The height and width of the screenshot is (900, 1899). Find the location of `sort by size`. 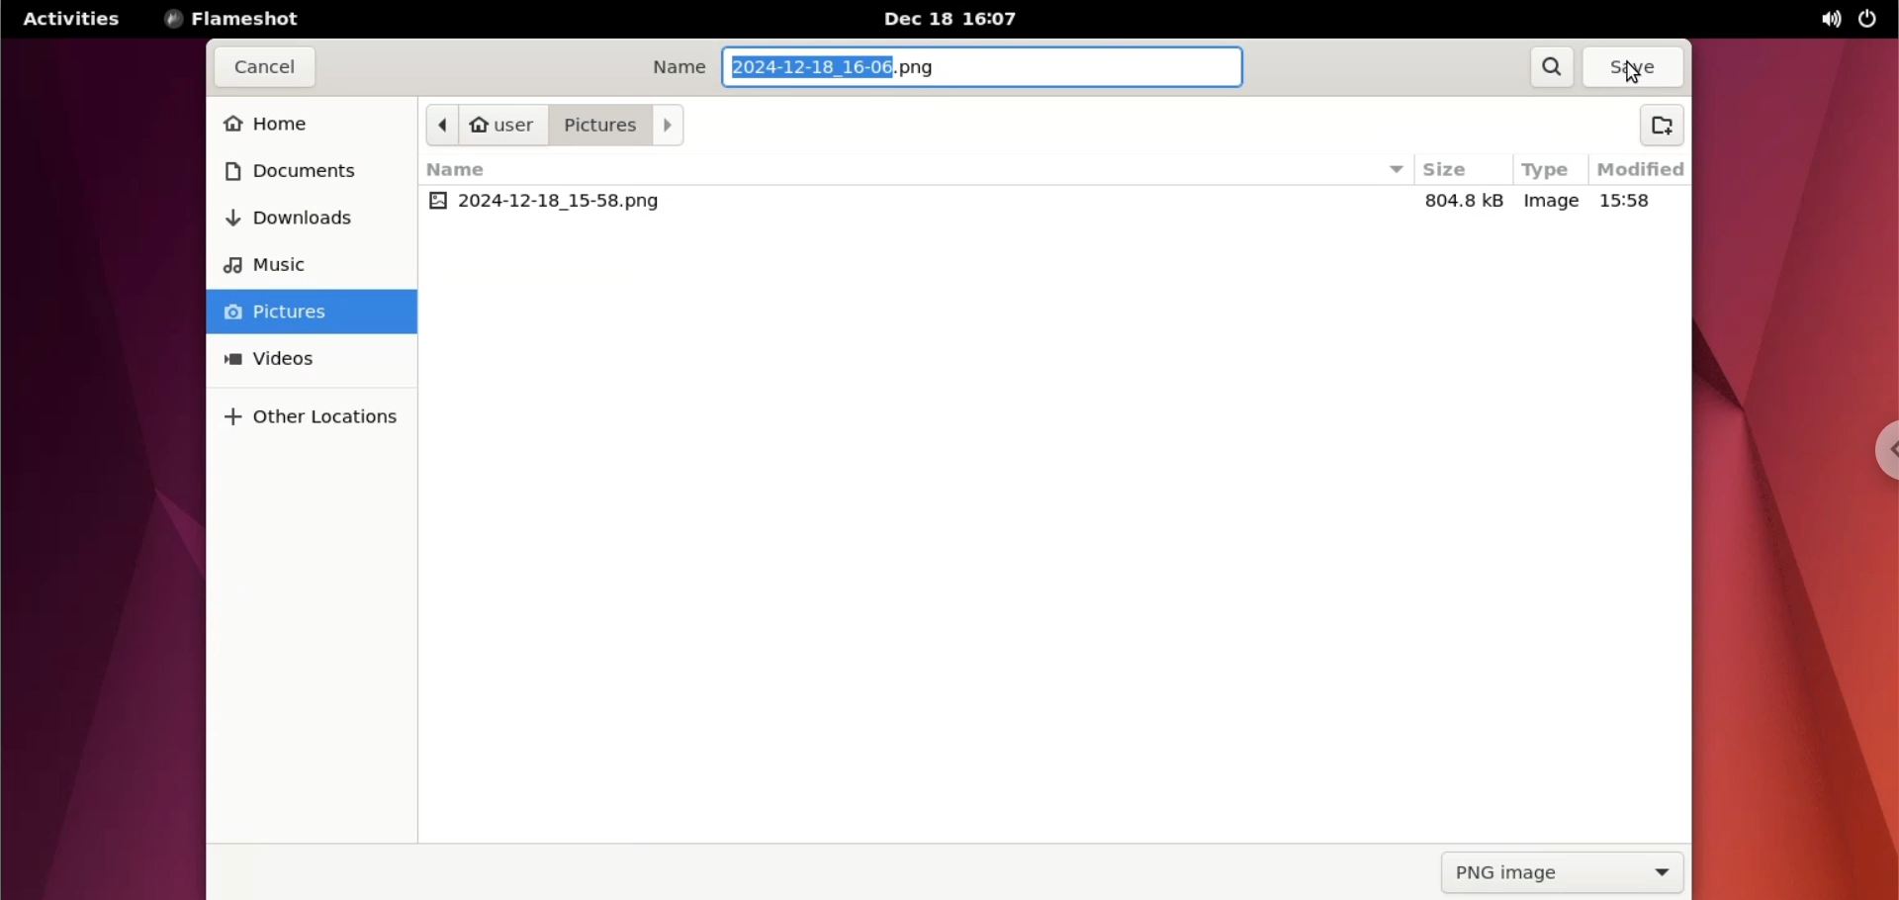

sort by size is located at coordinates (1398, 170).